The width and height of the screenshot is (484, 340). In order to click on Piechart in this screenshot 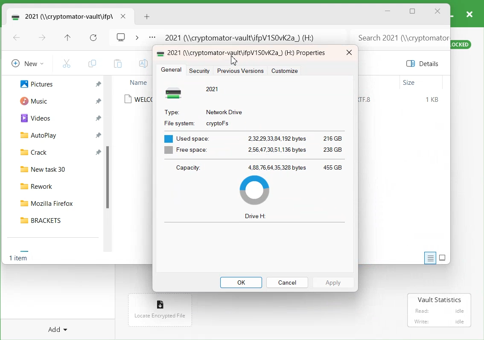, I will do `click(254, 190)`.